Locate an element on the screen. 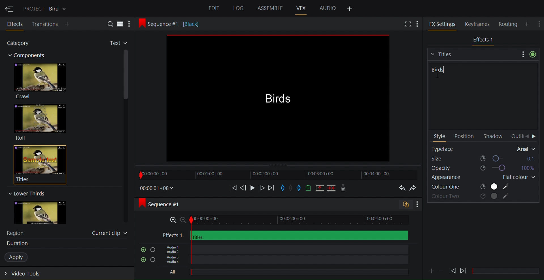 The image size is (544, 280). Region is located at coordinates (18, 232).